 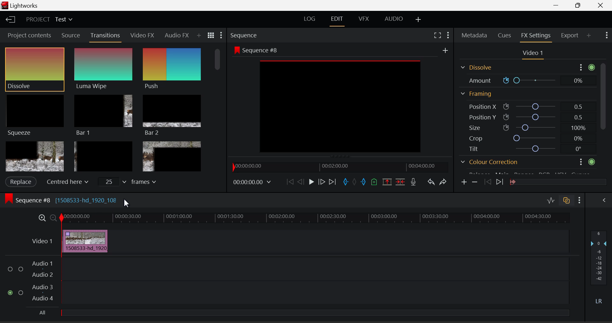 I want to click on LOG Layout, so click(x=310, y=20).